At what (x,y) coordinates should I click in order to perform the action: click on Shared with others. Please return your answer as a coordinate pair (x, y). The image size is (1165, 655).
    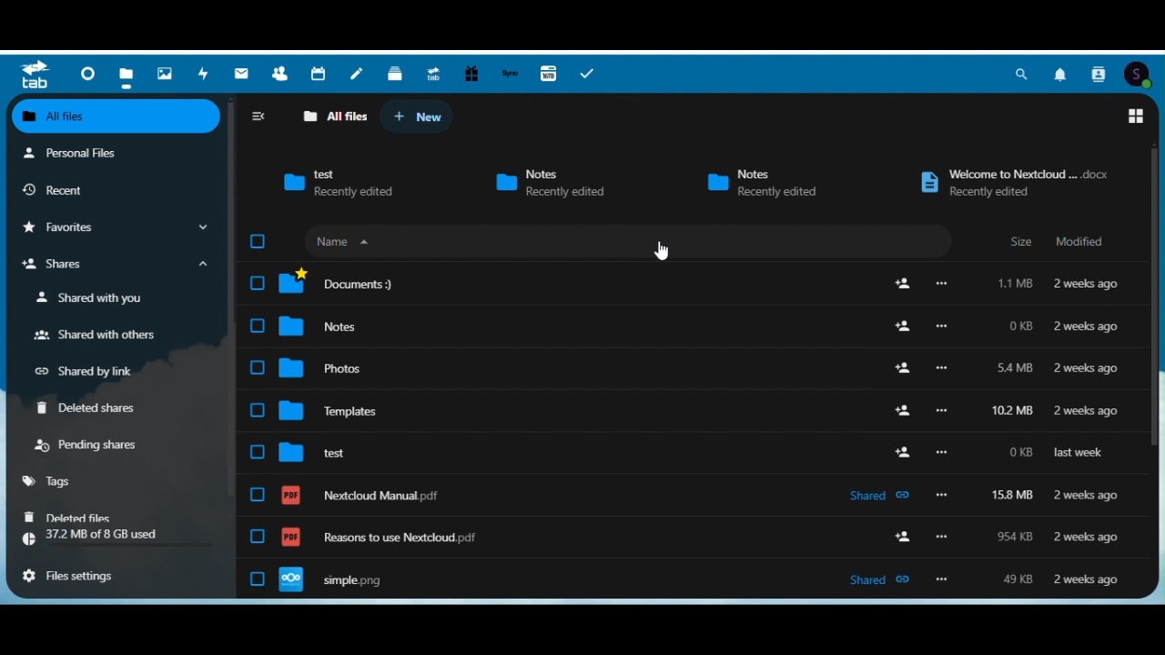
    Looking at the image, I should click on (102, 335).